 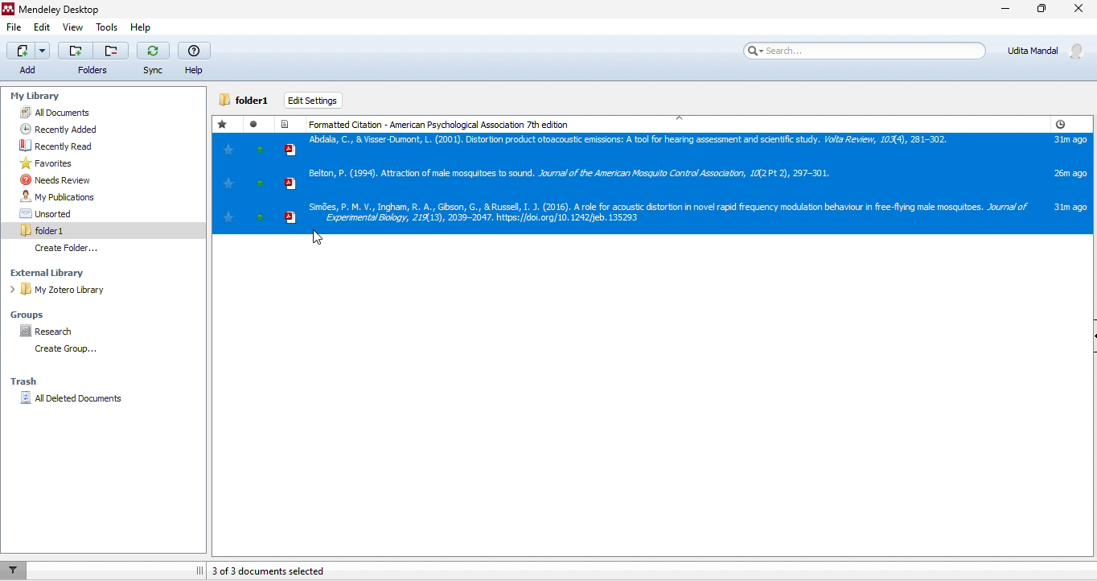 What do you see at coordinates (1060, 124) in the screenshot?
I see `added time` at bounding box center [1060, 124].